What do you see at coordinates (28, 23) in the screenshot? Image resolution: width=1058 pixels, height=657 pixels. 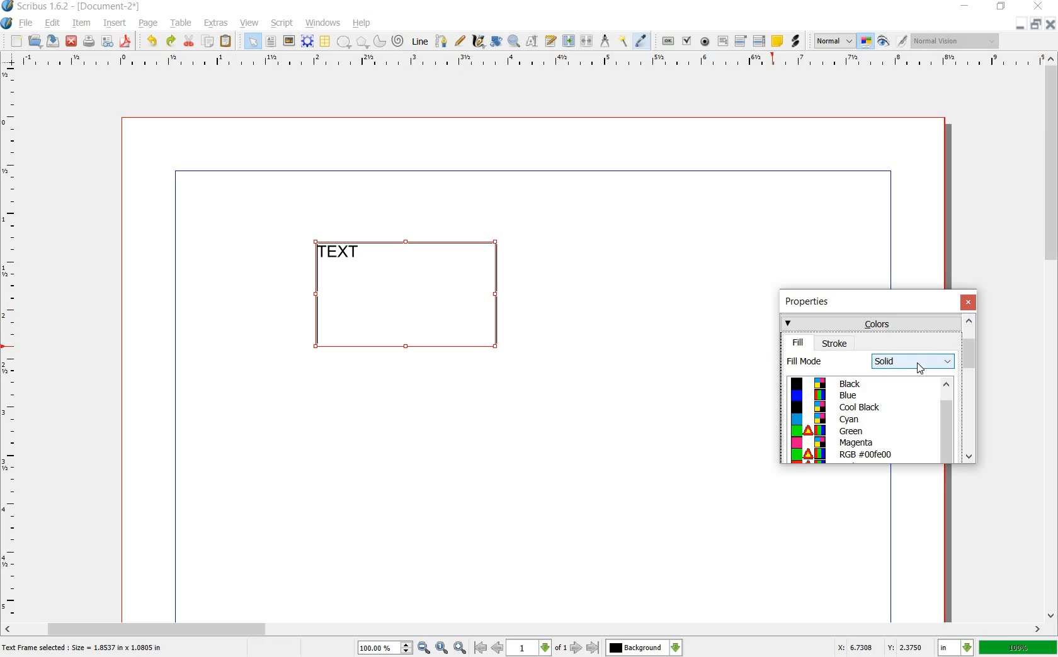 I see `file` at bounding box center [28, 23].